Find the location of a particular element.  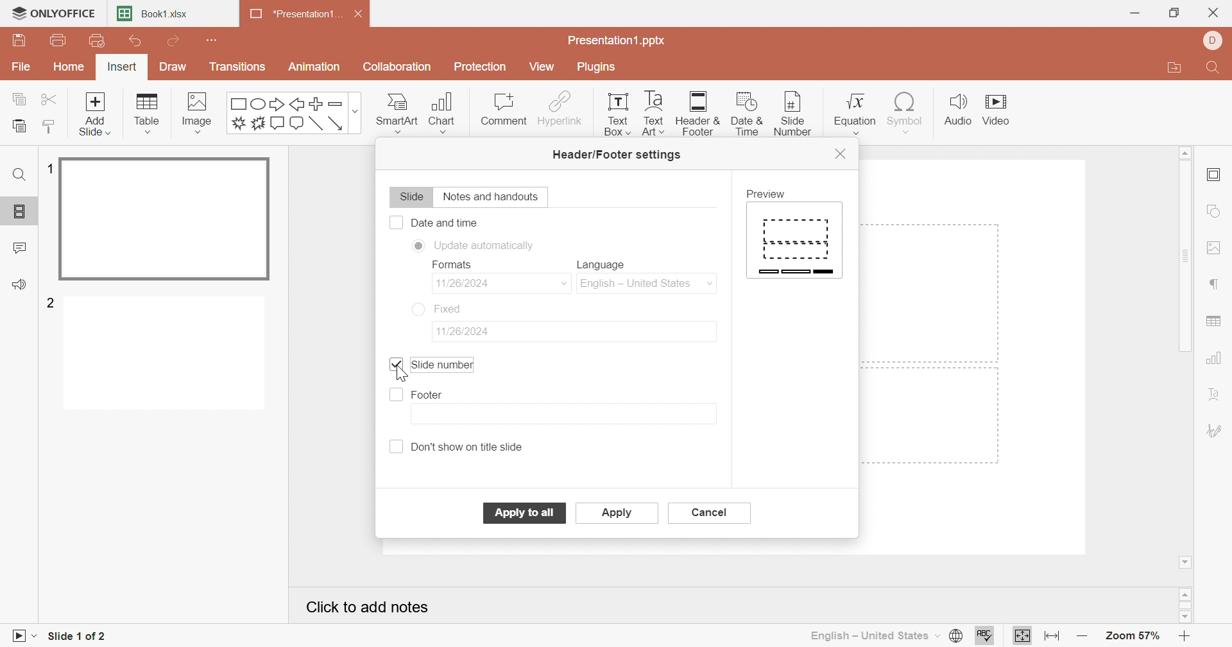

 is located at coordinates (746, 112).